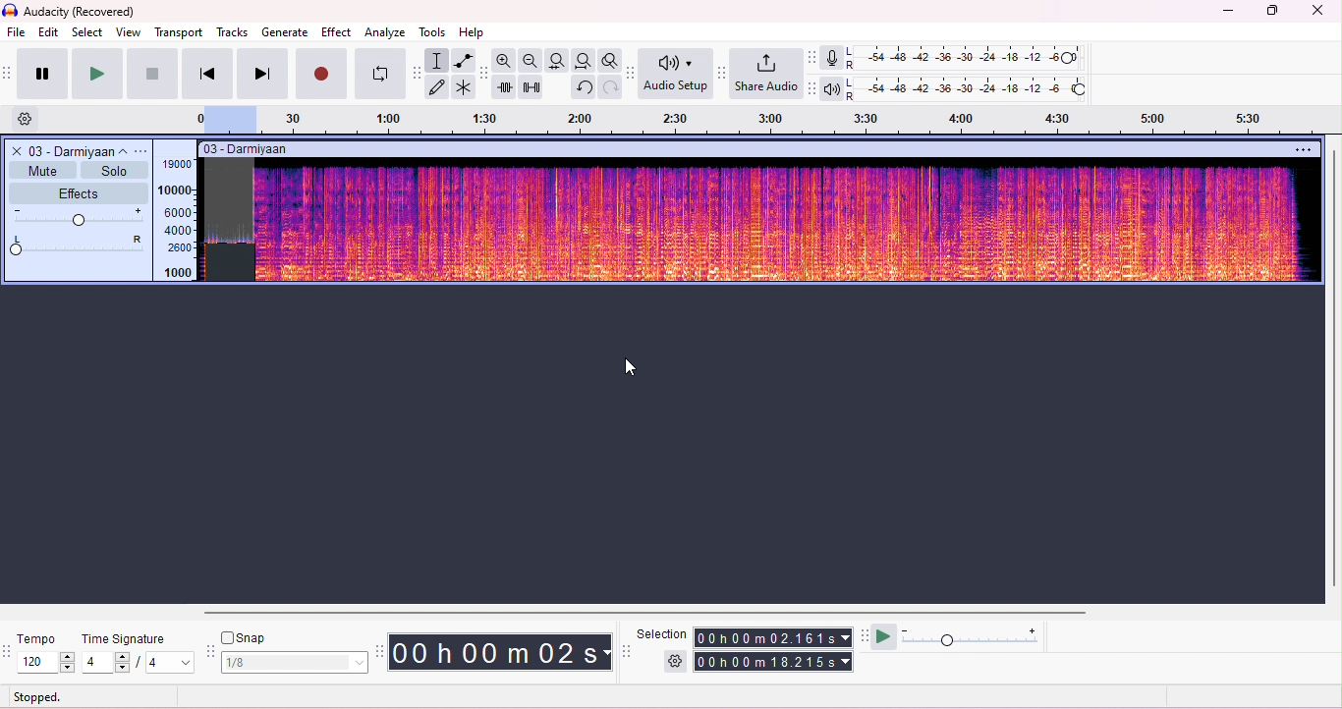 The width and height of the screenshot is (1342, 709). What do you see at coordinates (864, 634) in the screenshot?
I see `play at speed tool bar` at bounding box center [864, 634].